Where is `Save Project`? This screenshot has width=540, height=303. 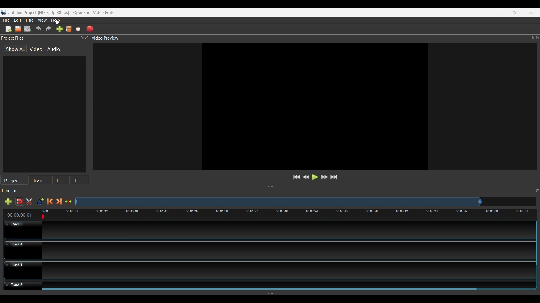 Save Project is located at coordinates (28, 29).